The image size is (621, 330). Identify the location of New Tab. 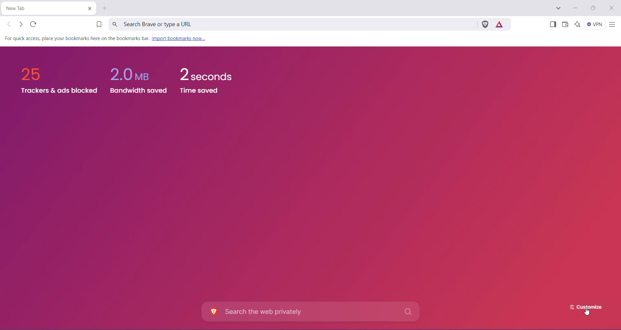
(43, 8).